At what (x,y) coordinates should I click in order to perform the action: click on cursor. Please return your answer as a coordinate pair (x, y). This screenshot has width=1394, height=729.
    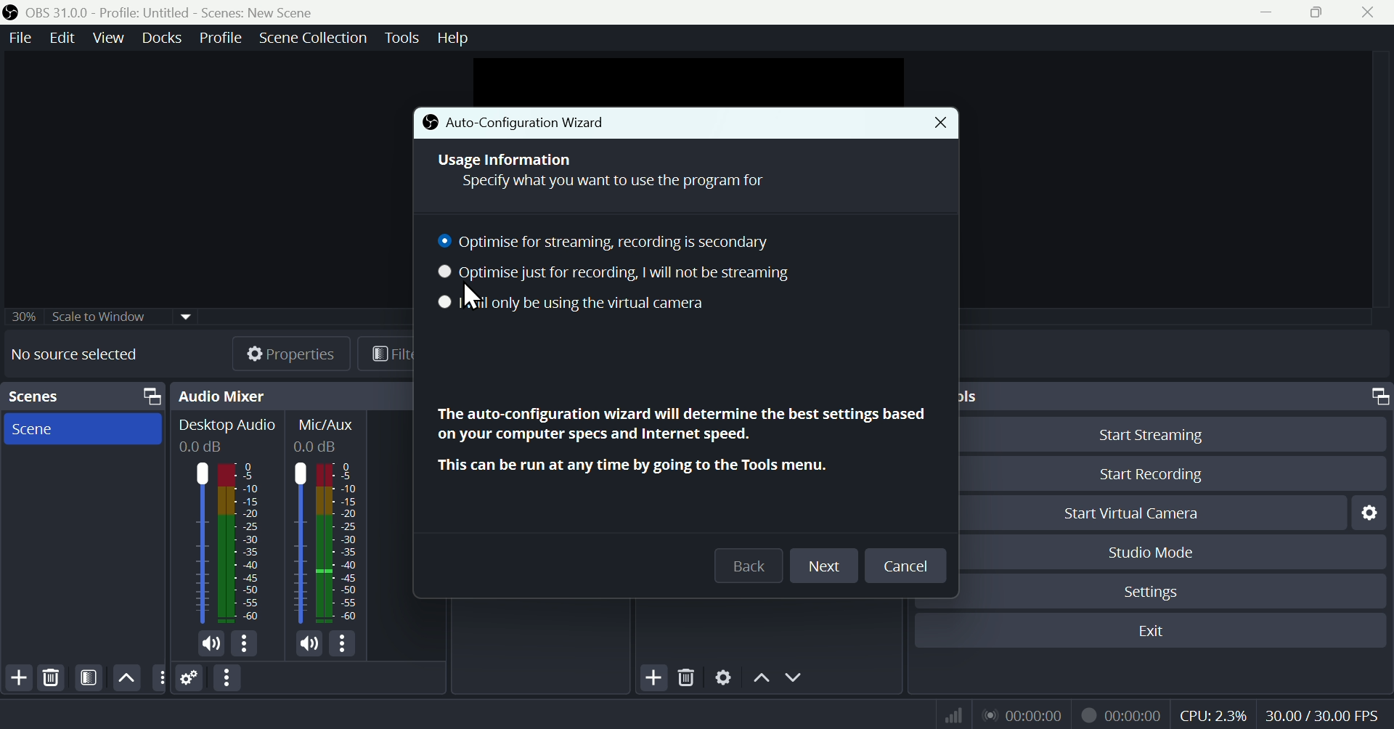
    Looking at the image, I should click on (474, 297).